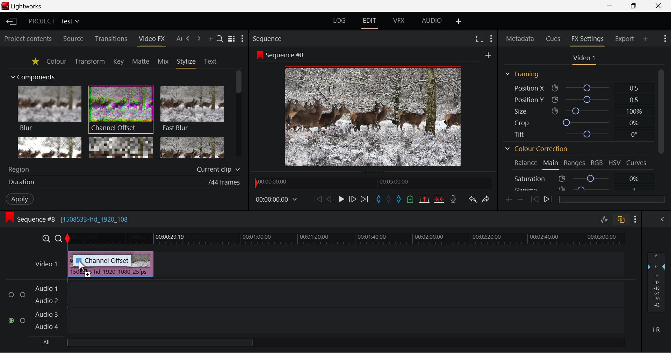 Image resolution: width=671 pixels, height=353 pixels. What do you see at coordinates (536, 148) in the screenshot?
I see `Colour Correction` at bounding box center [536, 148].